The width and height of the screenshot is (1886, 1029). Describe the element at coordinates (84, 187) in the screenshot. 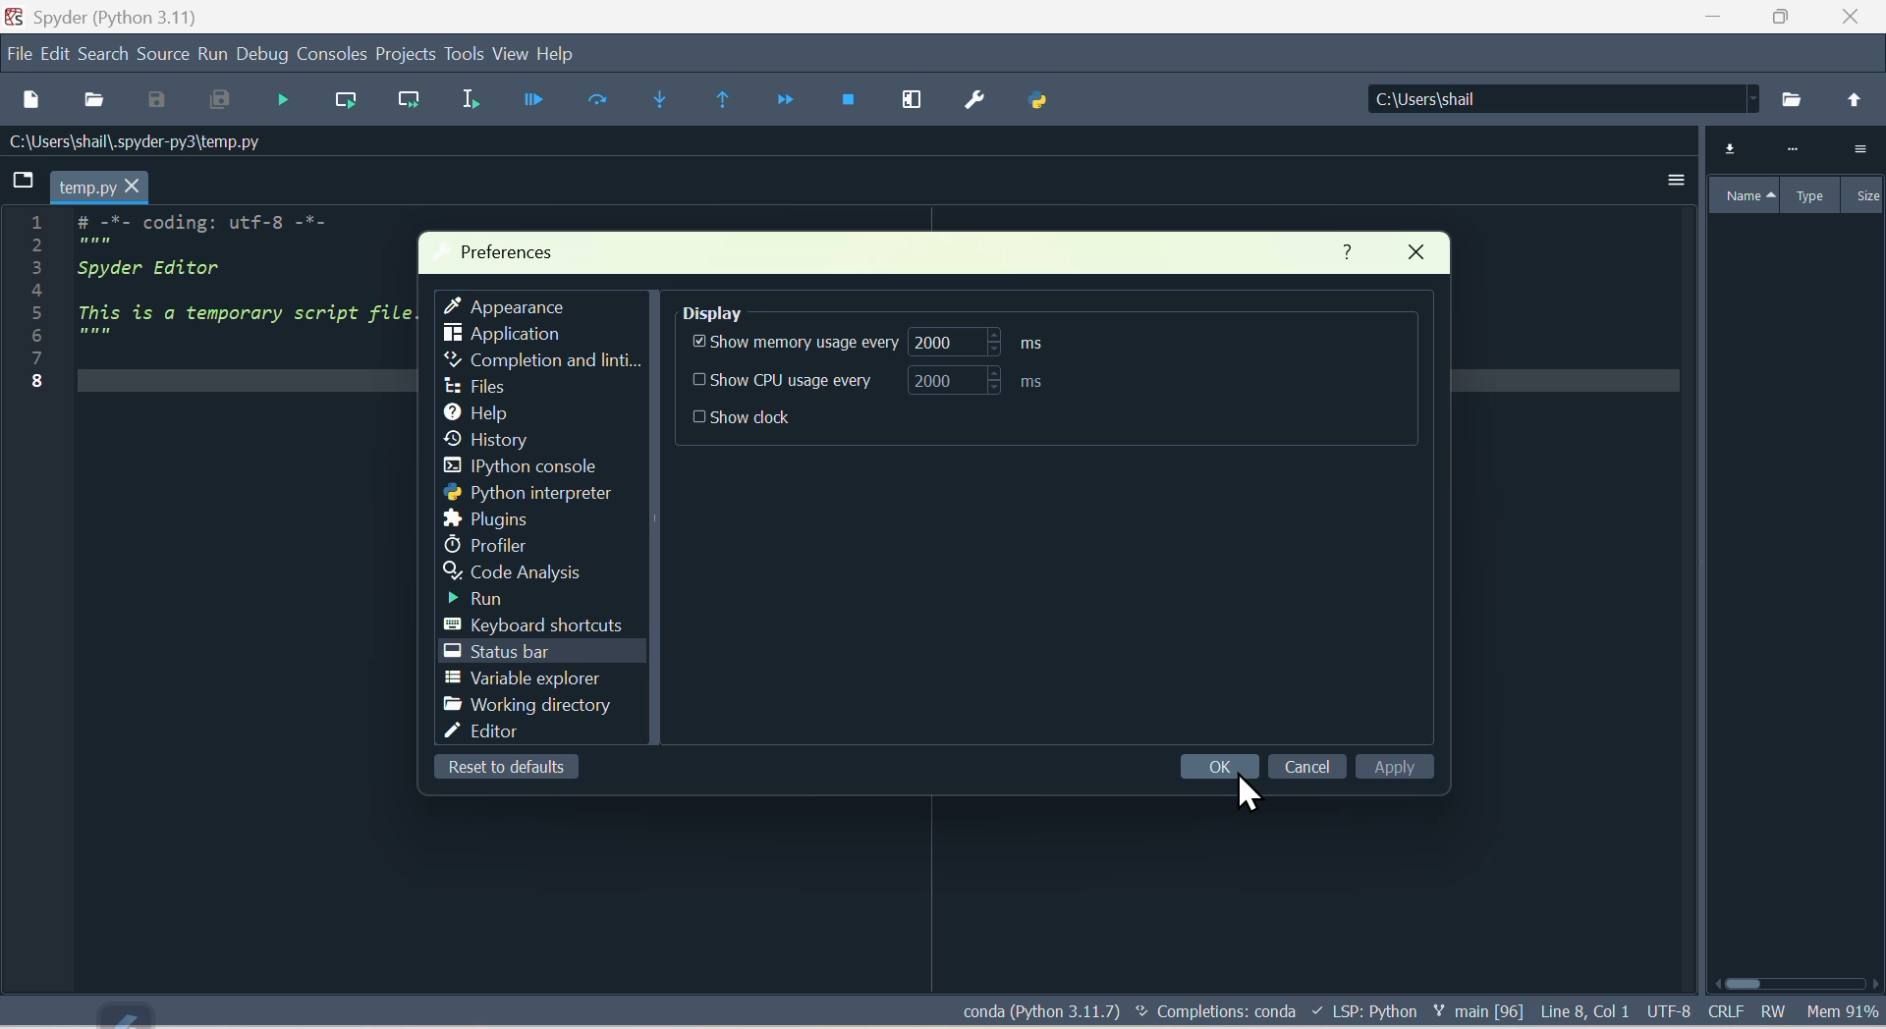

I see `temp.py` at that location.